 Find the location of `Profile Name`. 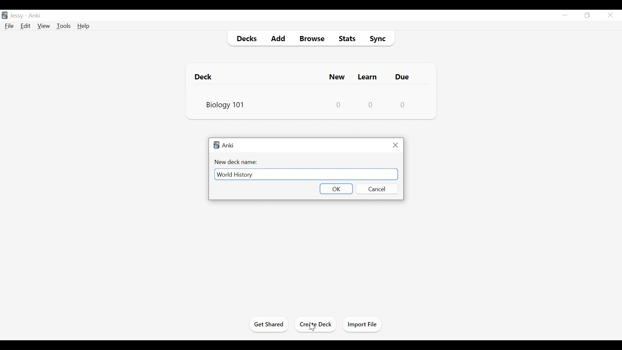

Profile Name is located at coordinates (17, 15).